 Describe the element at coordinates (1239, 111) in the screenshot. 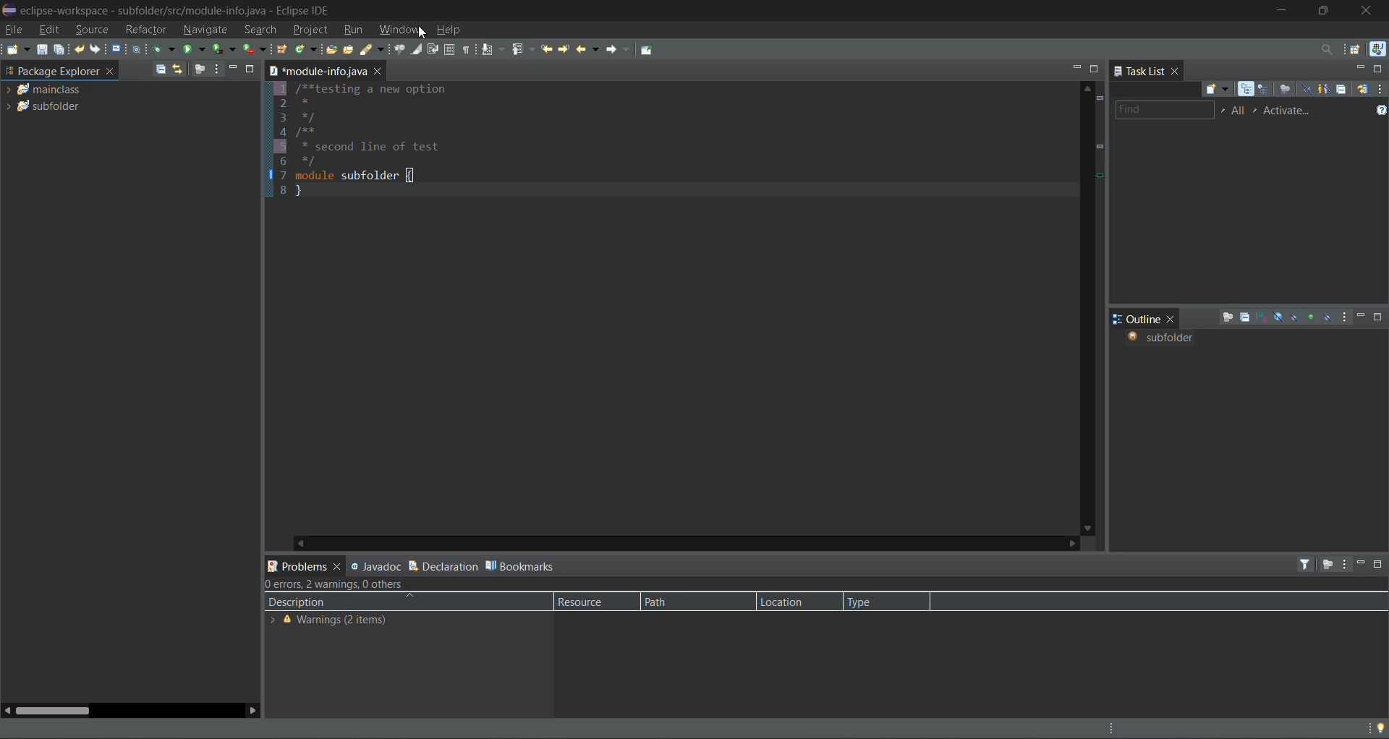

I see `edit task working sets` at that location.